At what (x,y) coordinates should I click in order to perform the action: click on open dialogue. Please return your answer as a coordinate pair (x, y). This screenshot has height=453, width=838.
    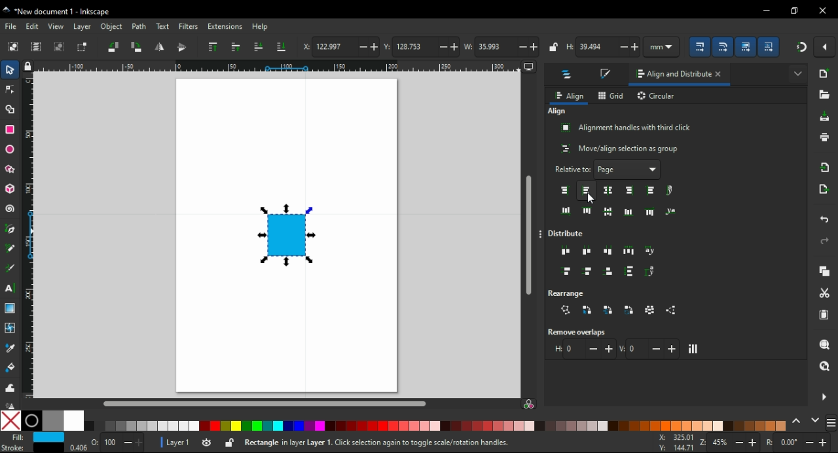
    Looking at the image, I should click on (822, 96).